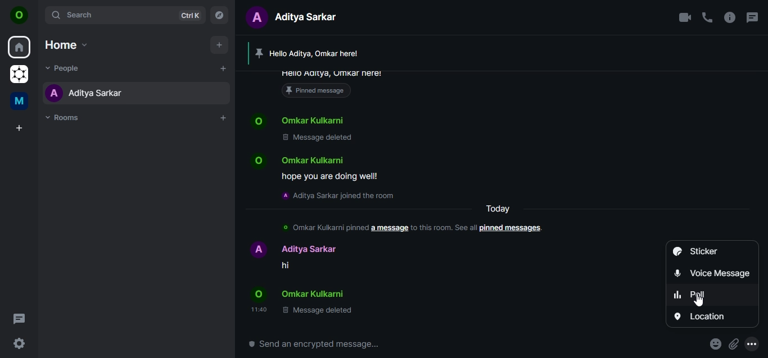  What do you see at coordinates (710, 317) in the screenshot?
I see `location` at bounding box center [710, 317].